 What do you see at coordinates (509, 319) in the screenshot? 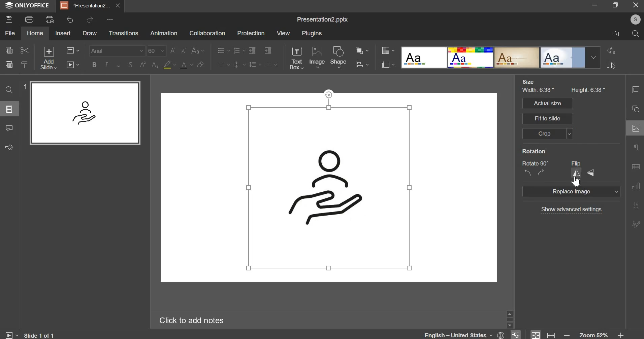
I see `vertical slider` at bounding box center [509, 319].